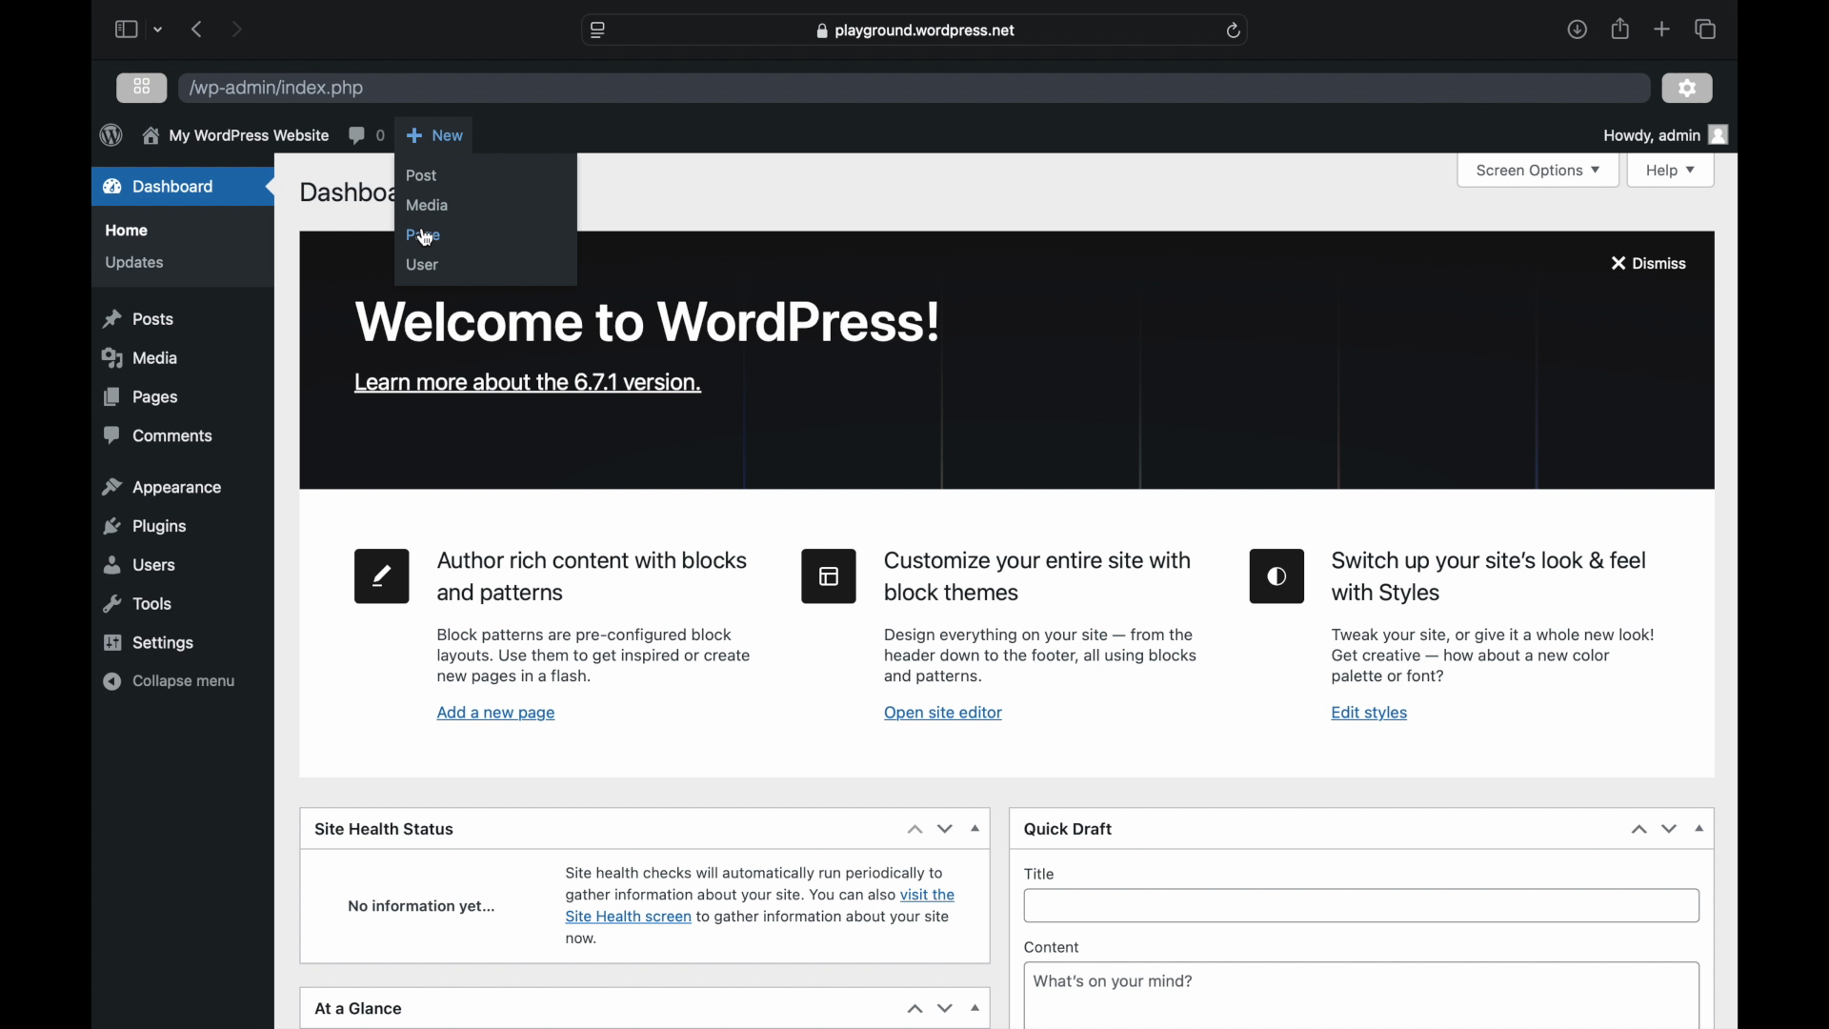 The height and width of the screenshot is (1029, 1829). I want to click on post, so click(423, 175).